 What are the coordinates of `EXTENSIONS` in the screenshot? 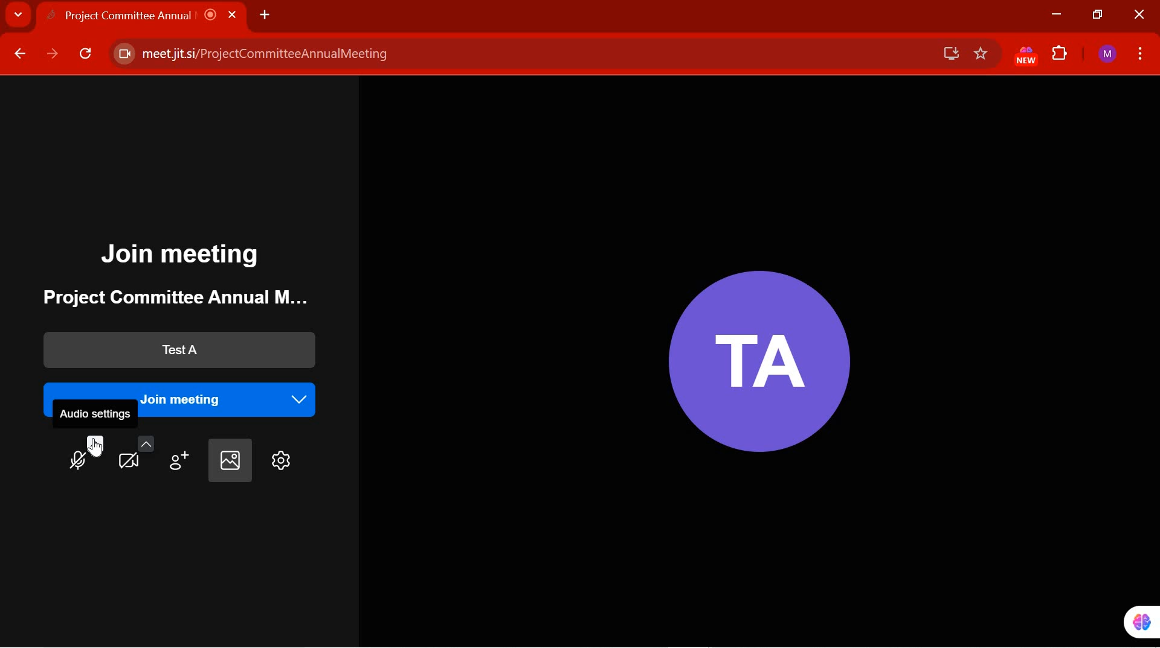 It's located at (1061, 55).